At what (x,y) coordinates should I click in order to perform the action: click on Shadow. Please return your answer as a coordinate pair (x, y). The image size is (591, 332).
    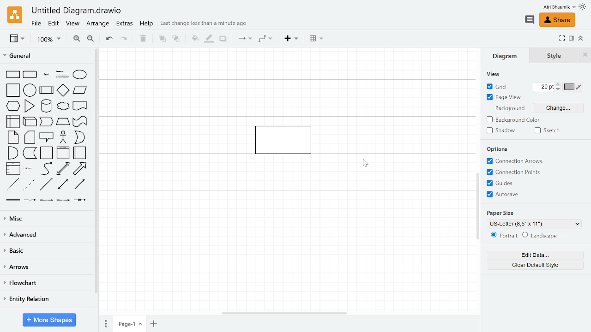
    Looking at the image, I should click on (501, 130).